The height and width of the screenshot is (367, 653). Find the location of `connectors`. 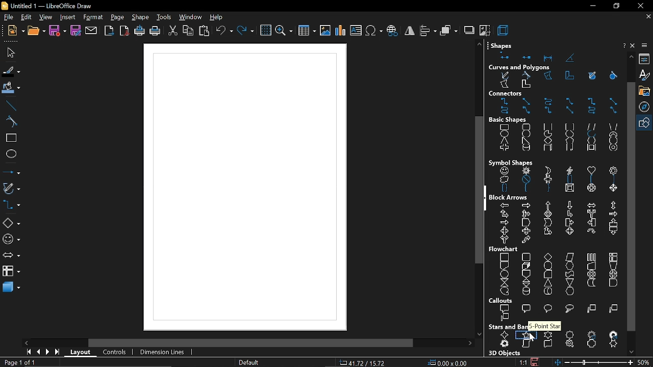

connectors is located at coordinates (506, 93).